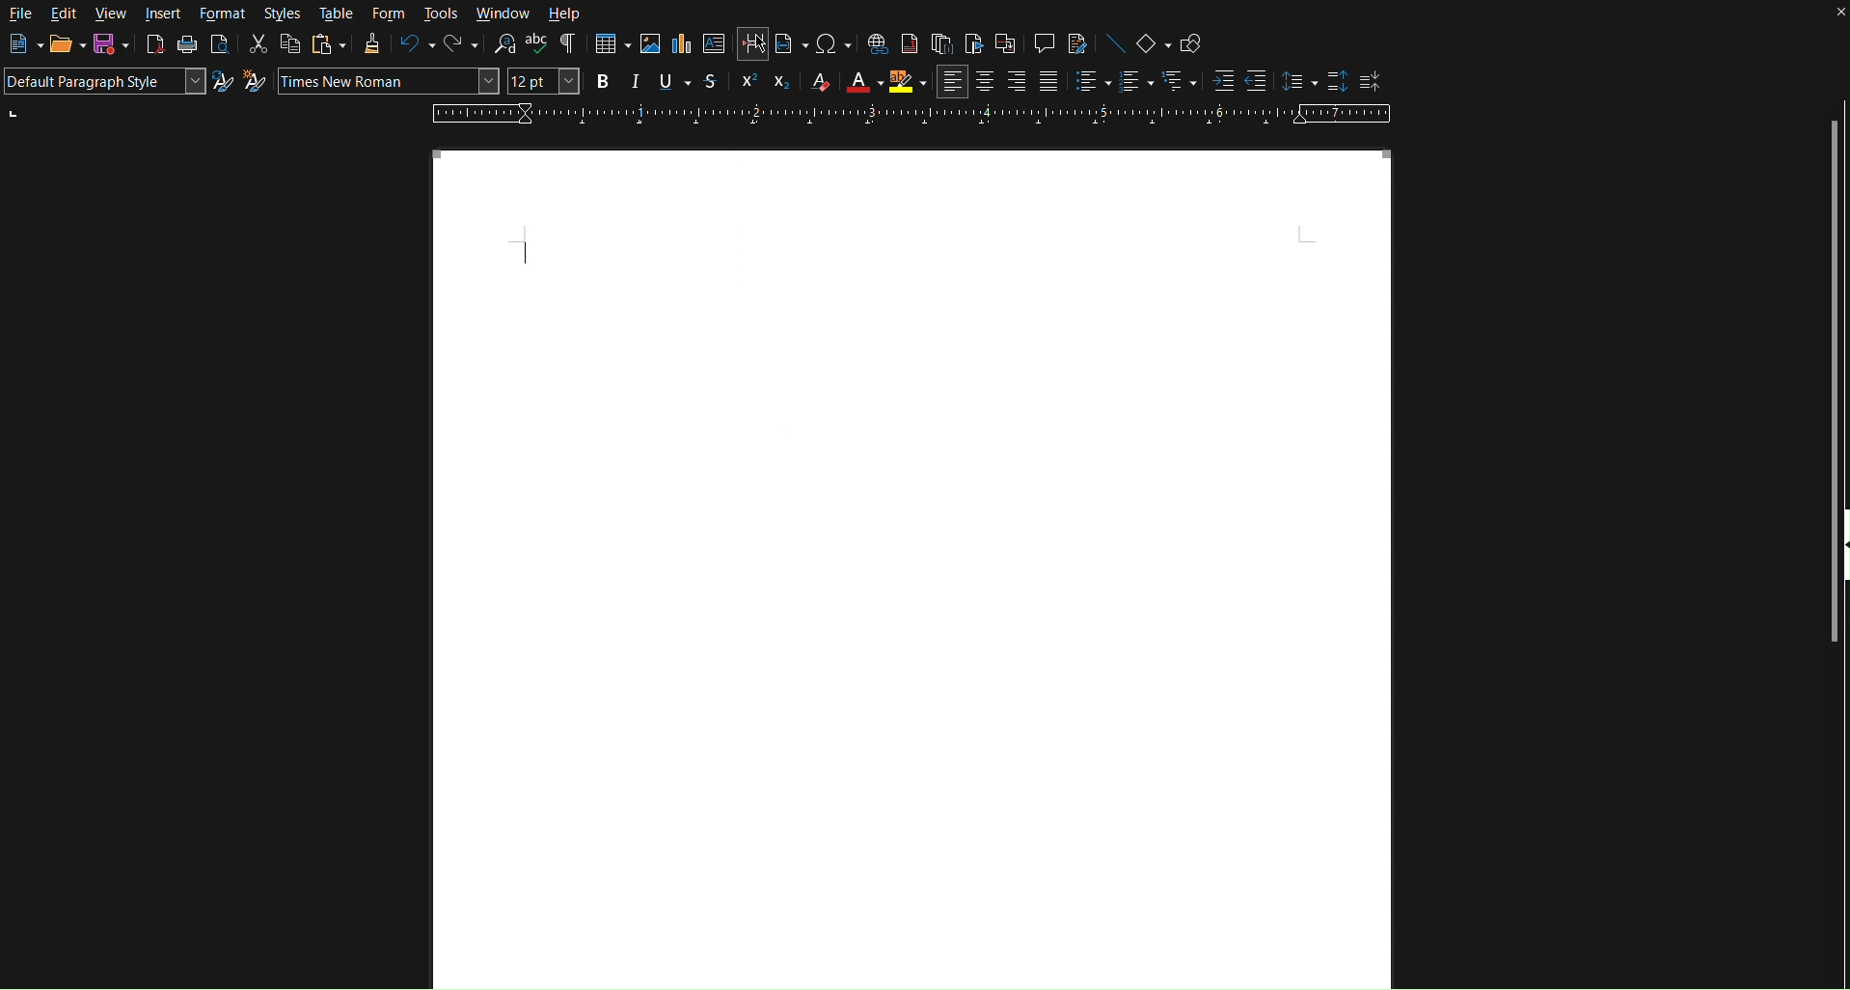 The height and width of the screenshot is (990, 1850). What do you see at coordinates (1838, 560) in the screenshot?
I see `Show` at bounding box center [1838, 560].